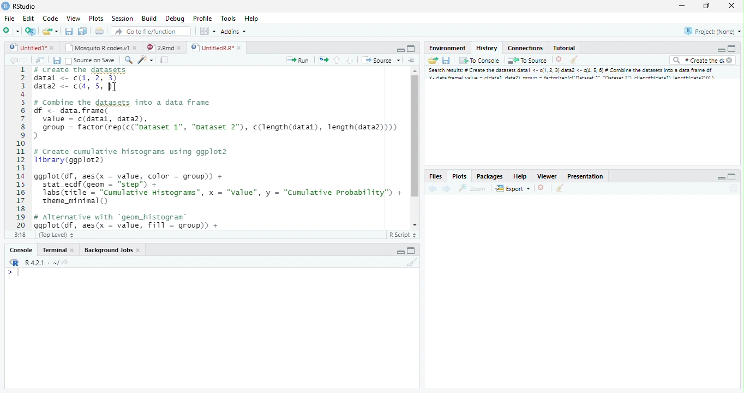 The width and height of the screenshot is (744, 393). What do you see at coordinates (574, 75) in the screenshot?
I see `Search result # create dataset data..` at bounding box center [574, 75].